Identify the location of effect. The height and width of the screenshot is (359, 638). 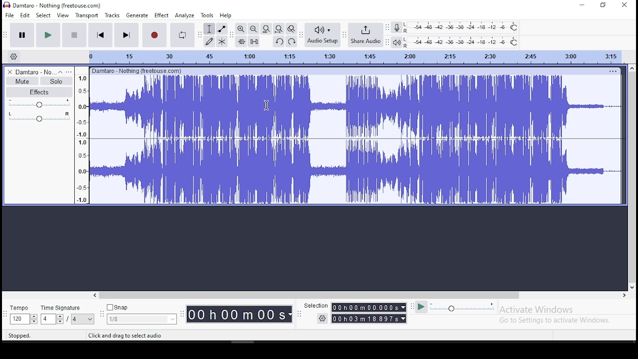
(162, 15).